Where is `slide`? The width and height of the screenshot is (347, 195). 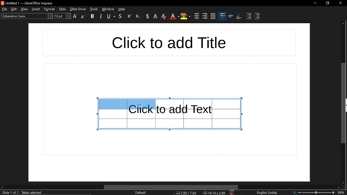
slide is located at coordinates (63, 9).